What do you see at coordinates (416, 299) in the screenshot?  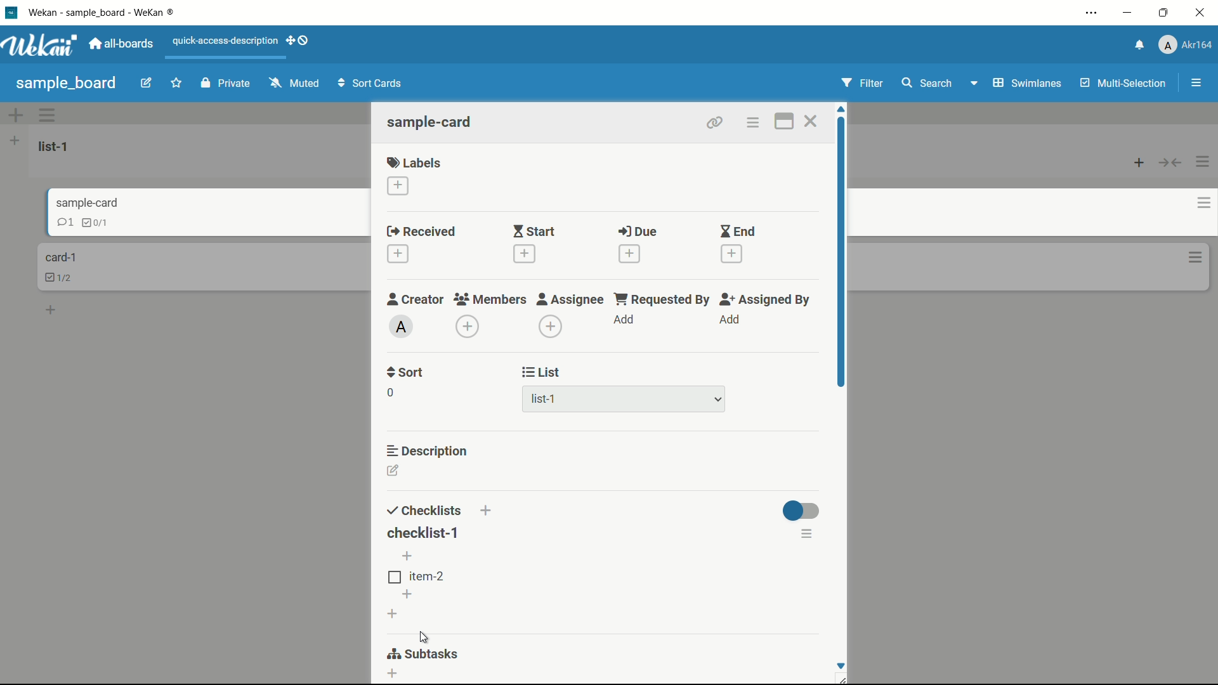 I see `creator` at bounding box center [416, 299].